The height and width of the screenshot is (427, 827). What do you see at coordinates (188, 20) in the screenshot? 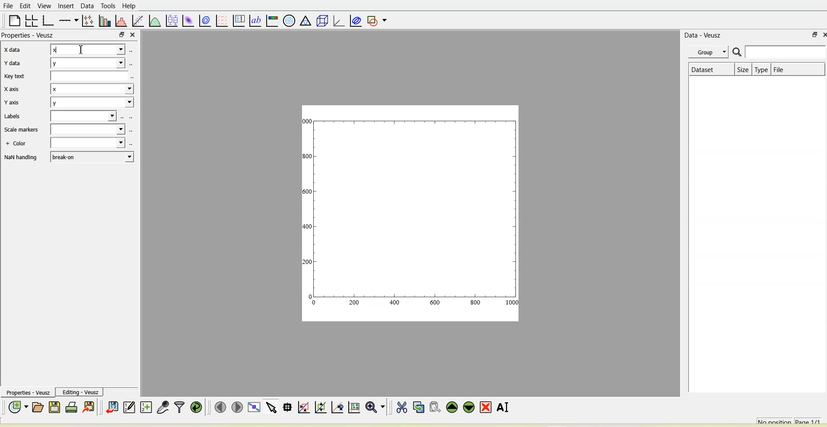
I see `Plot a 2d dataset as an image` at bounding box center [188, 20].